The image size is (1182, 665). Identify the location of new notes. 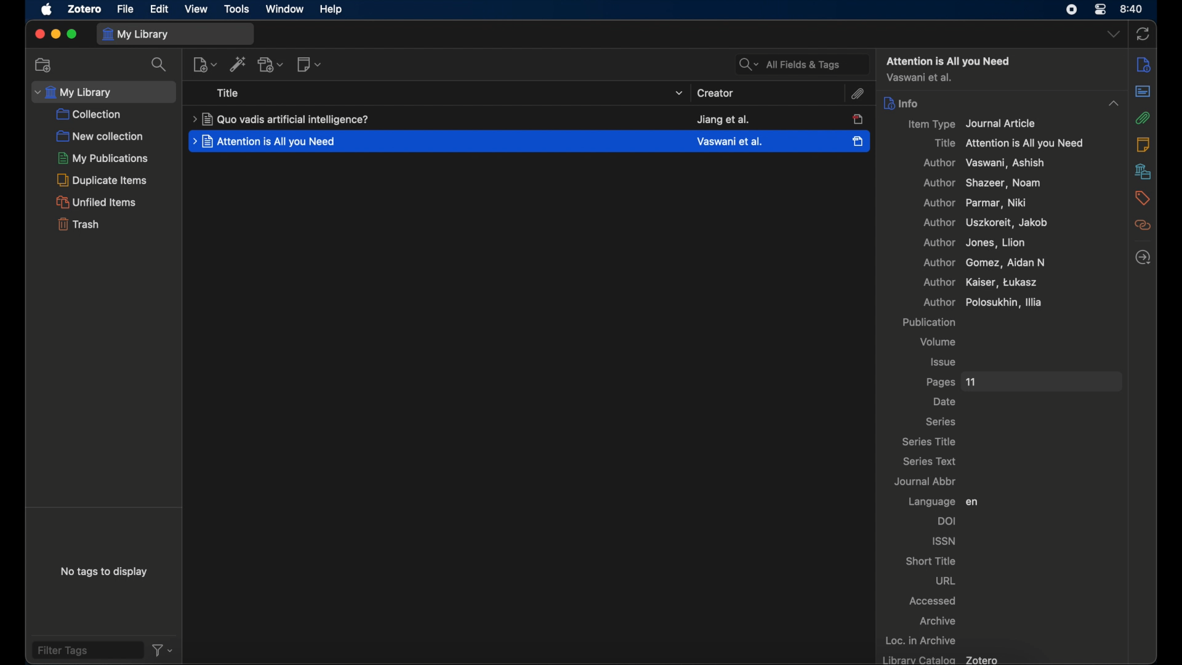
(310, 65).